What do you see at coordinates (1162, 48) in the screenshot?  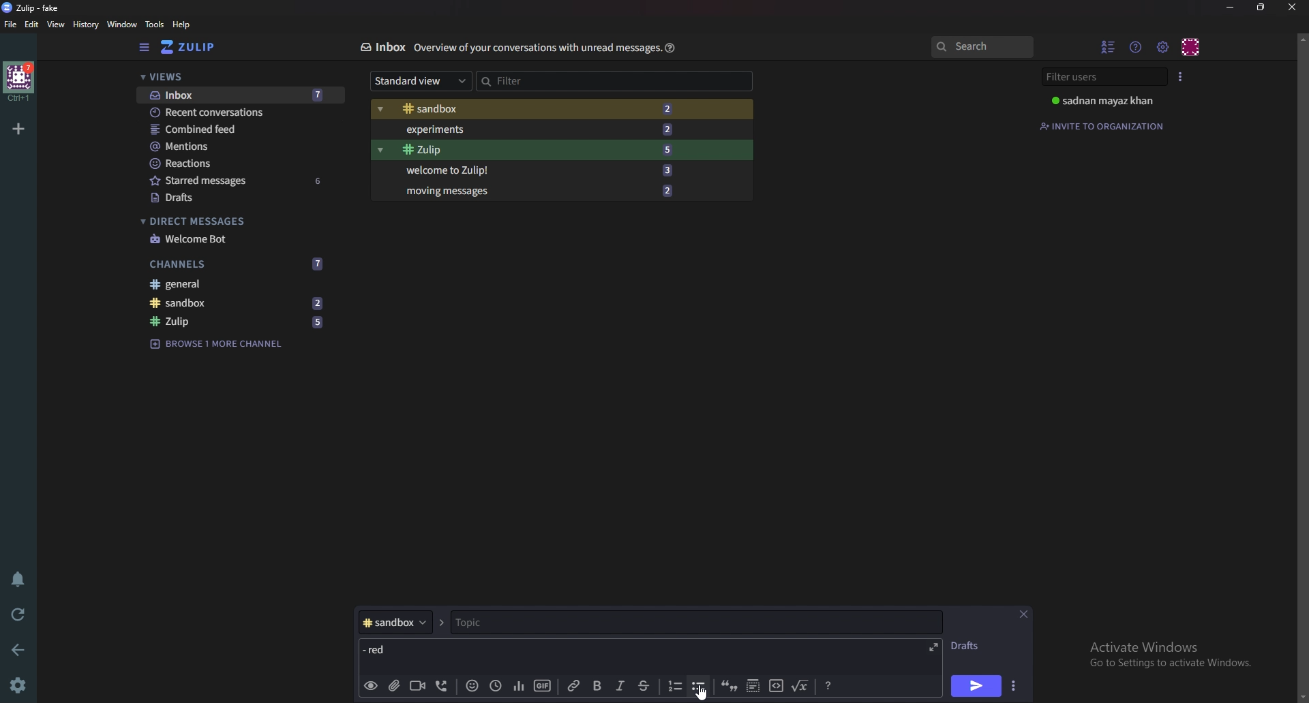 I see `Main menu` at bounding box center [1162, 48].